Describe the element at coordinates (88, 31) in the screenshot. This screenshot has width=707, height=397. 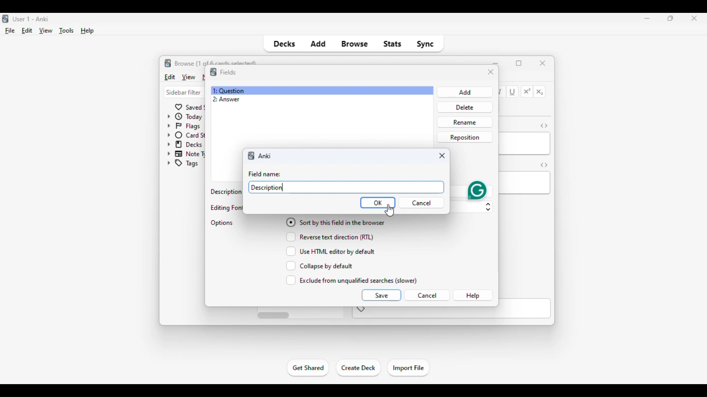
I see `help` at that location.